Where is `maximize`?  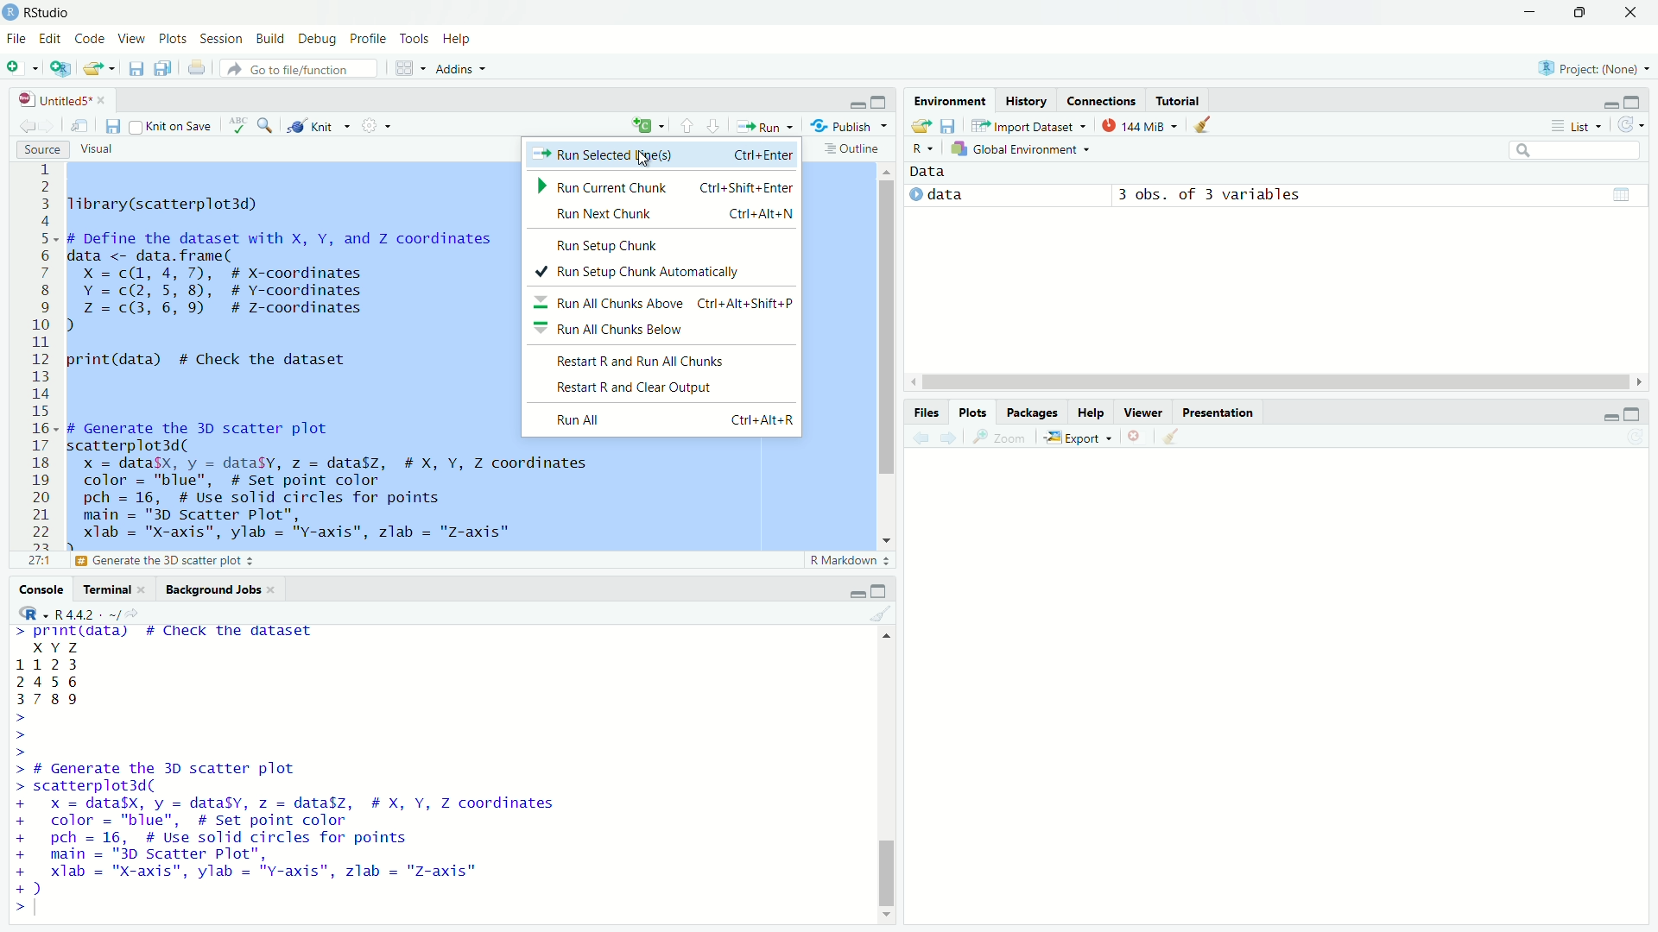
maximize is located at coordinates (1641, 100).